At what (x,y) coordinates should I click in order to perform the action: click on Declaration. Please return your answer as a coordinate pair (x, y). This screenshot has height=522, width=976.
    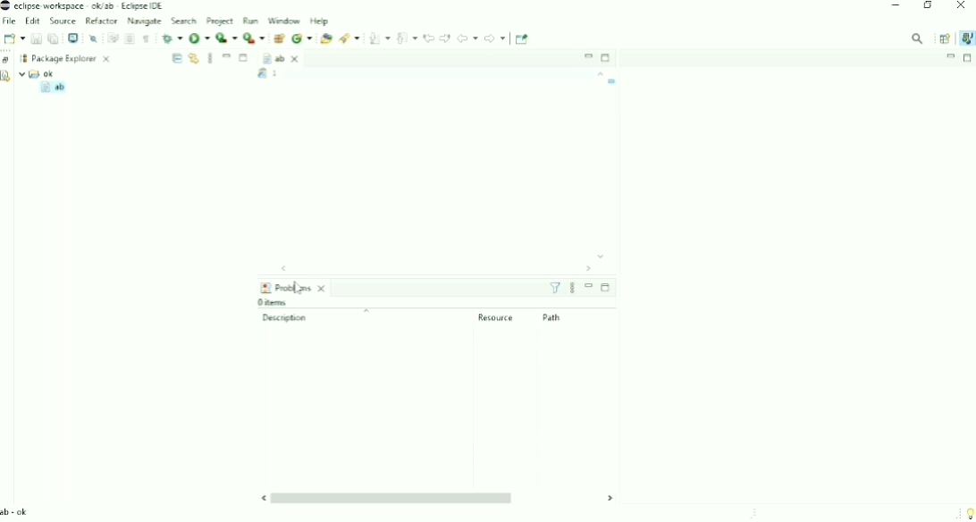
    Looking at the image, I should click on (8, 78).